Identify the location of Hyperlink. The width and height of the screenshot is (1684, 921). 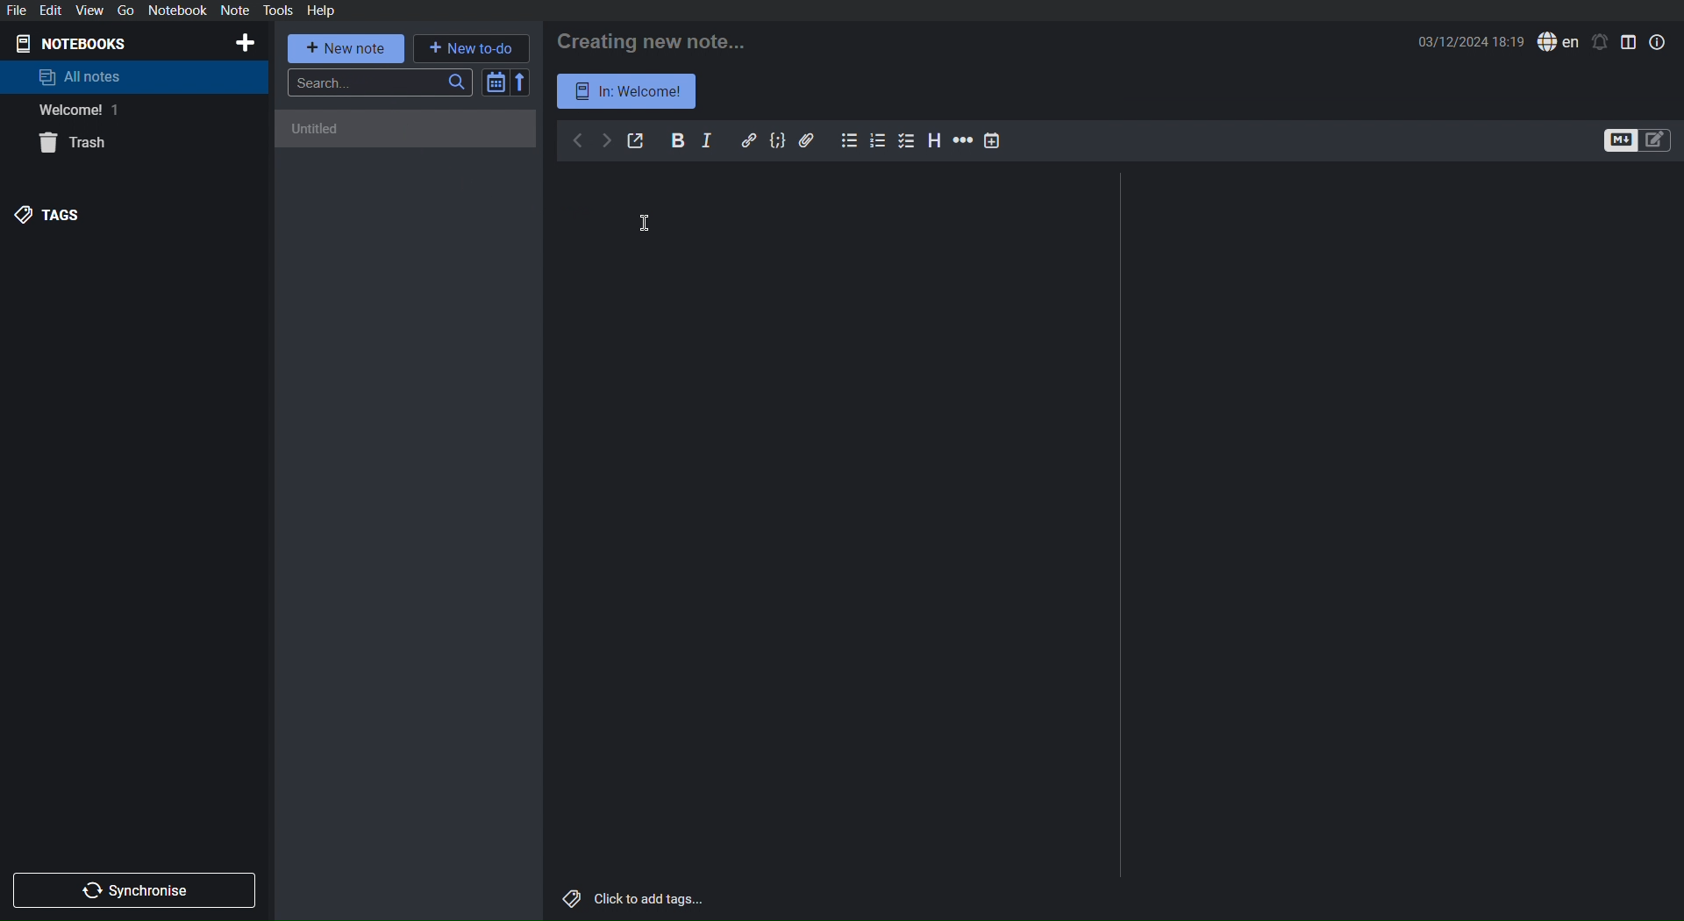
(749, 140).